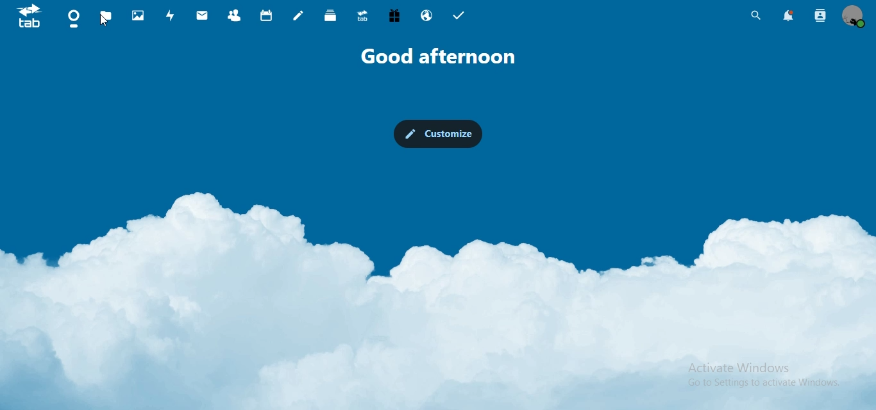 The width and height of the screenshot is (876, 410). I want to click on search, so click(754, 14).